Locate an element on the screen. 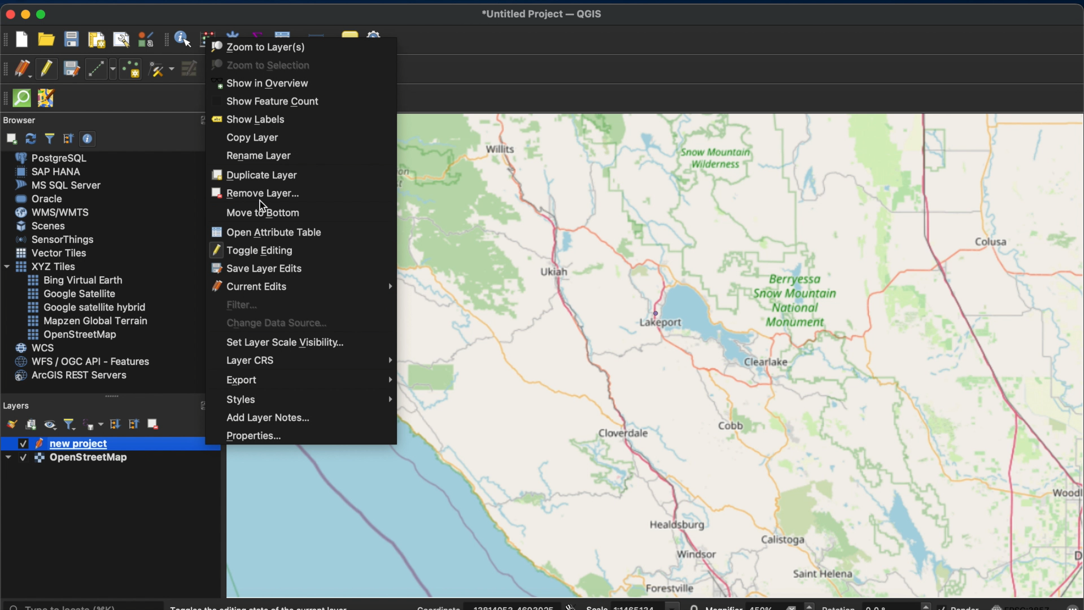  add group is located at coordinates (32, 424).